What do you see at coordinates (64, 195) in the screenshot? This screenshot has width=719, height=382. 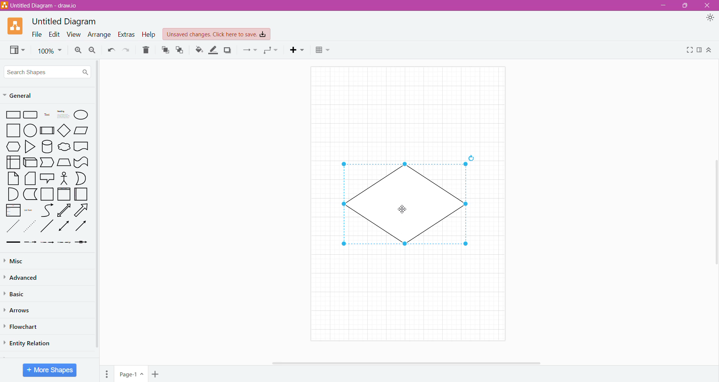 I see `Vertical Container` at bounding box center [64, 195].